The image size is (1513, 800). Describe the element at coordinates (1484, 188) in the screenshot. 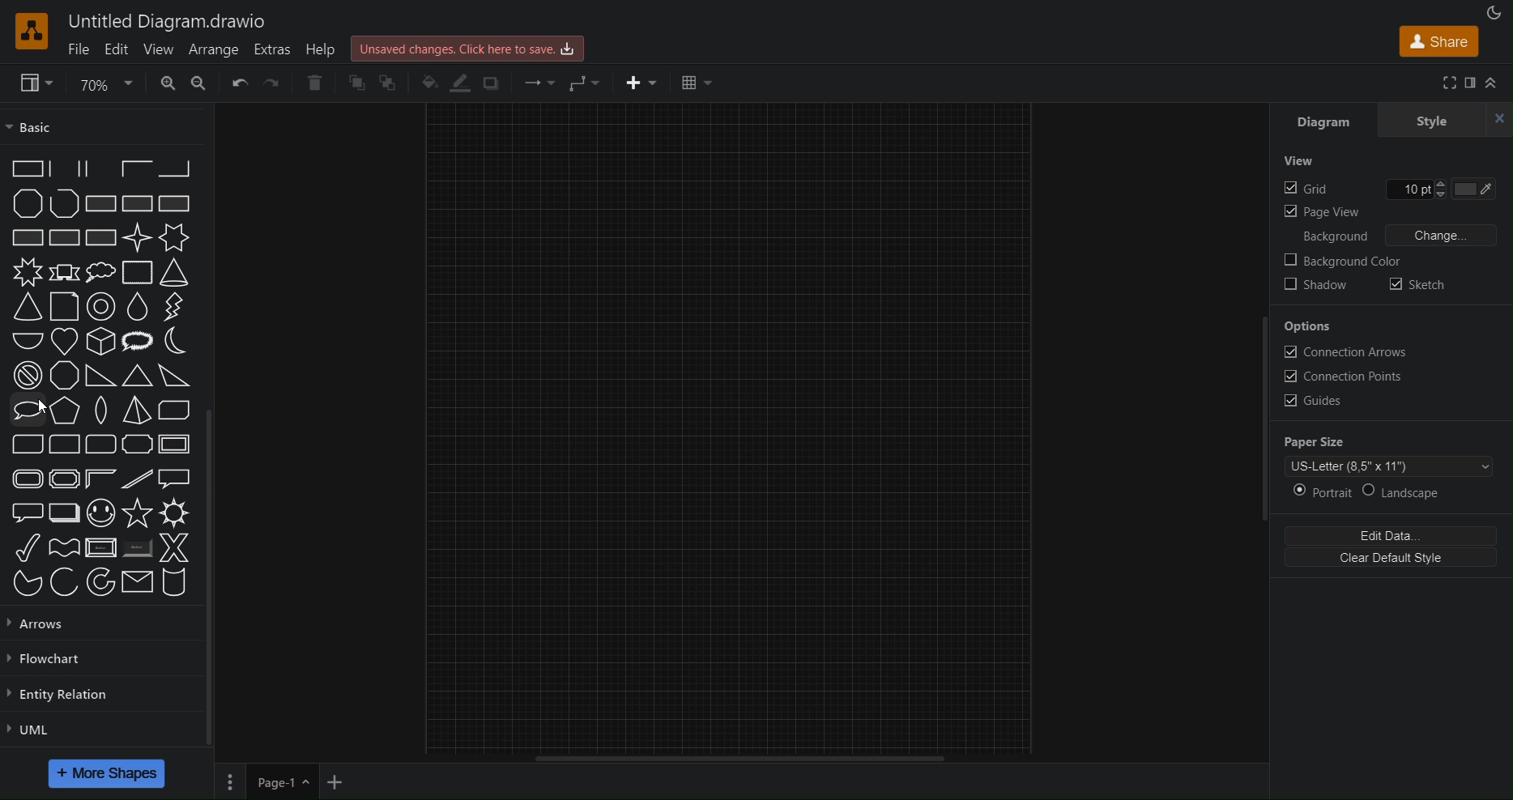

I see `Grid Color` at that location.